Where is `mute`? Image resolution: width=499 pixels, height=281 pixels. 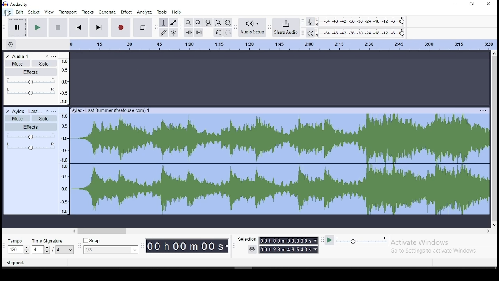 mute is located at coordinates (18, 118).